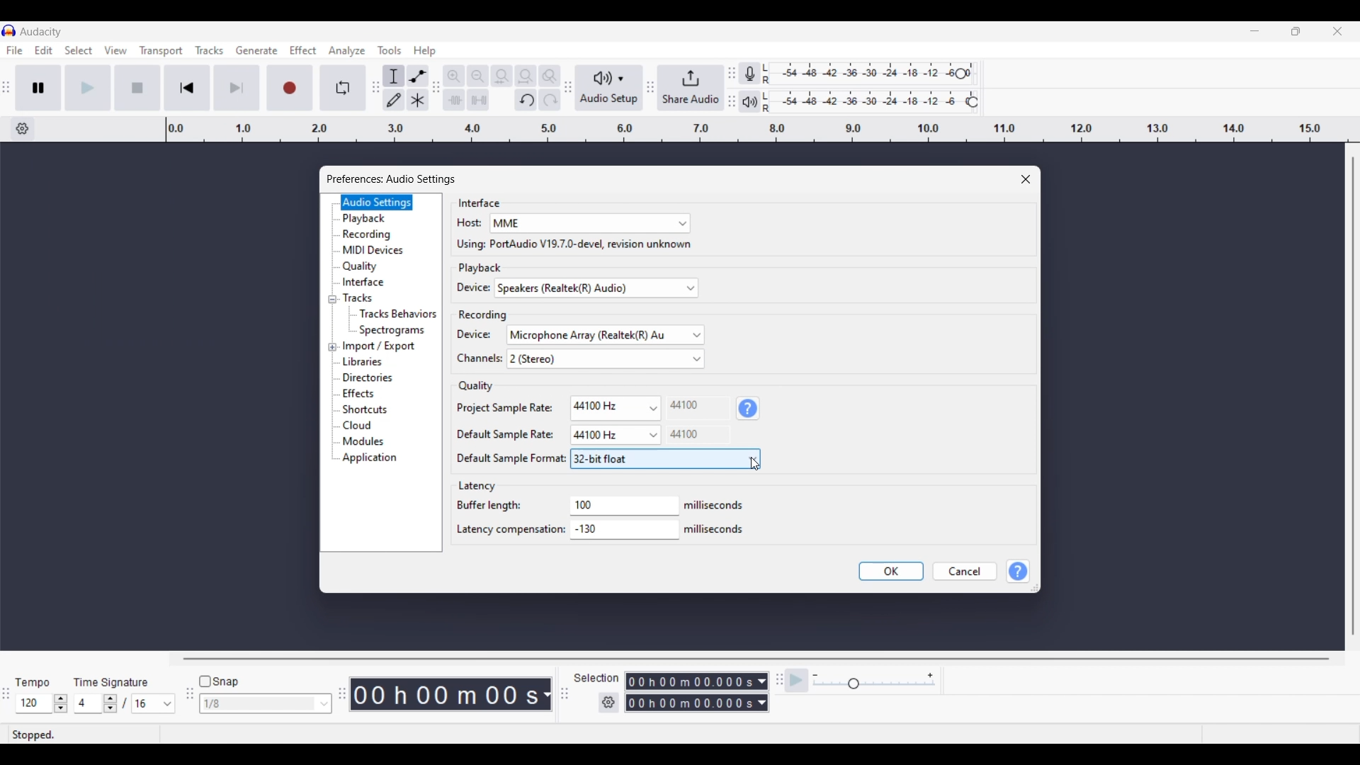  What do you see at coordinates (664, 459) in the screenshot?
I see `Default sample format options` at bounding box center [664, 459].